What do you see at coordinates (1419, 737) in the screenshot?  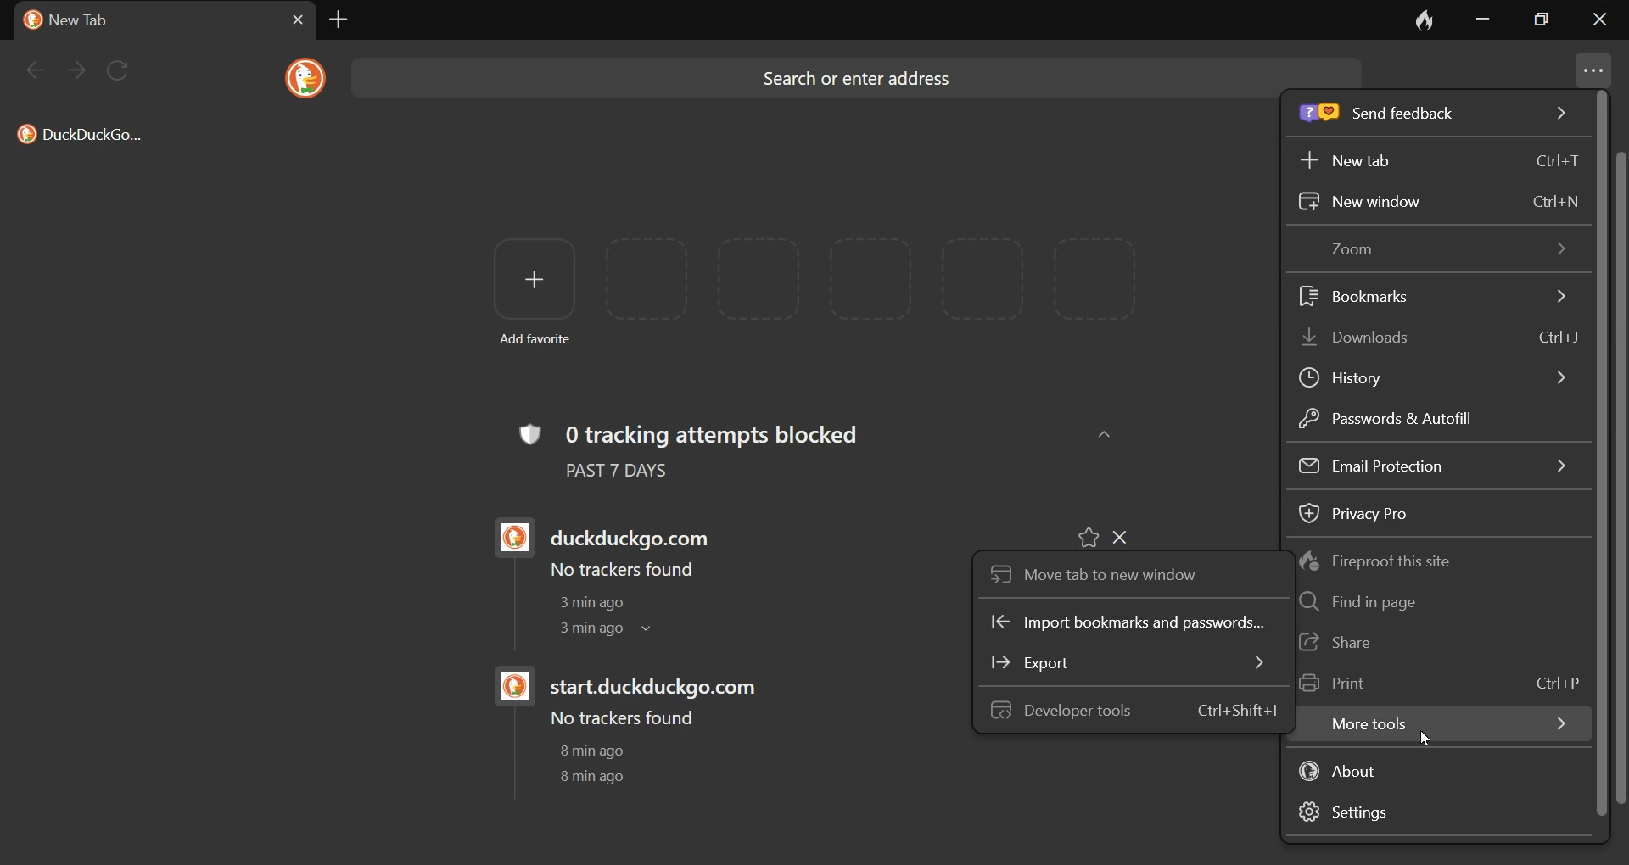 I see `cursor` at bounding box center [1419, 737].